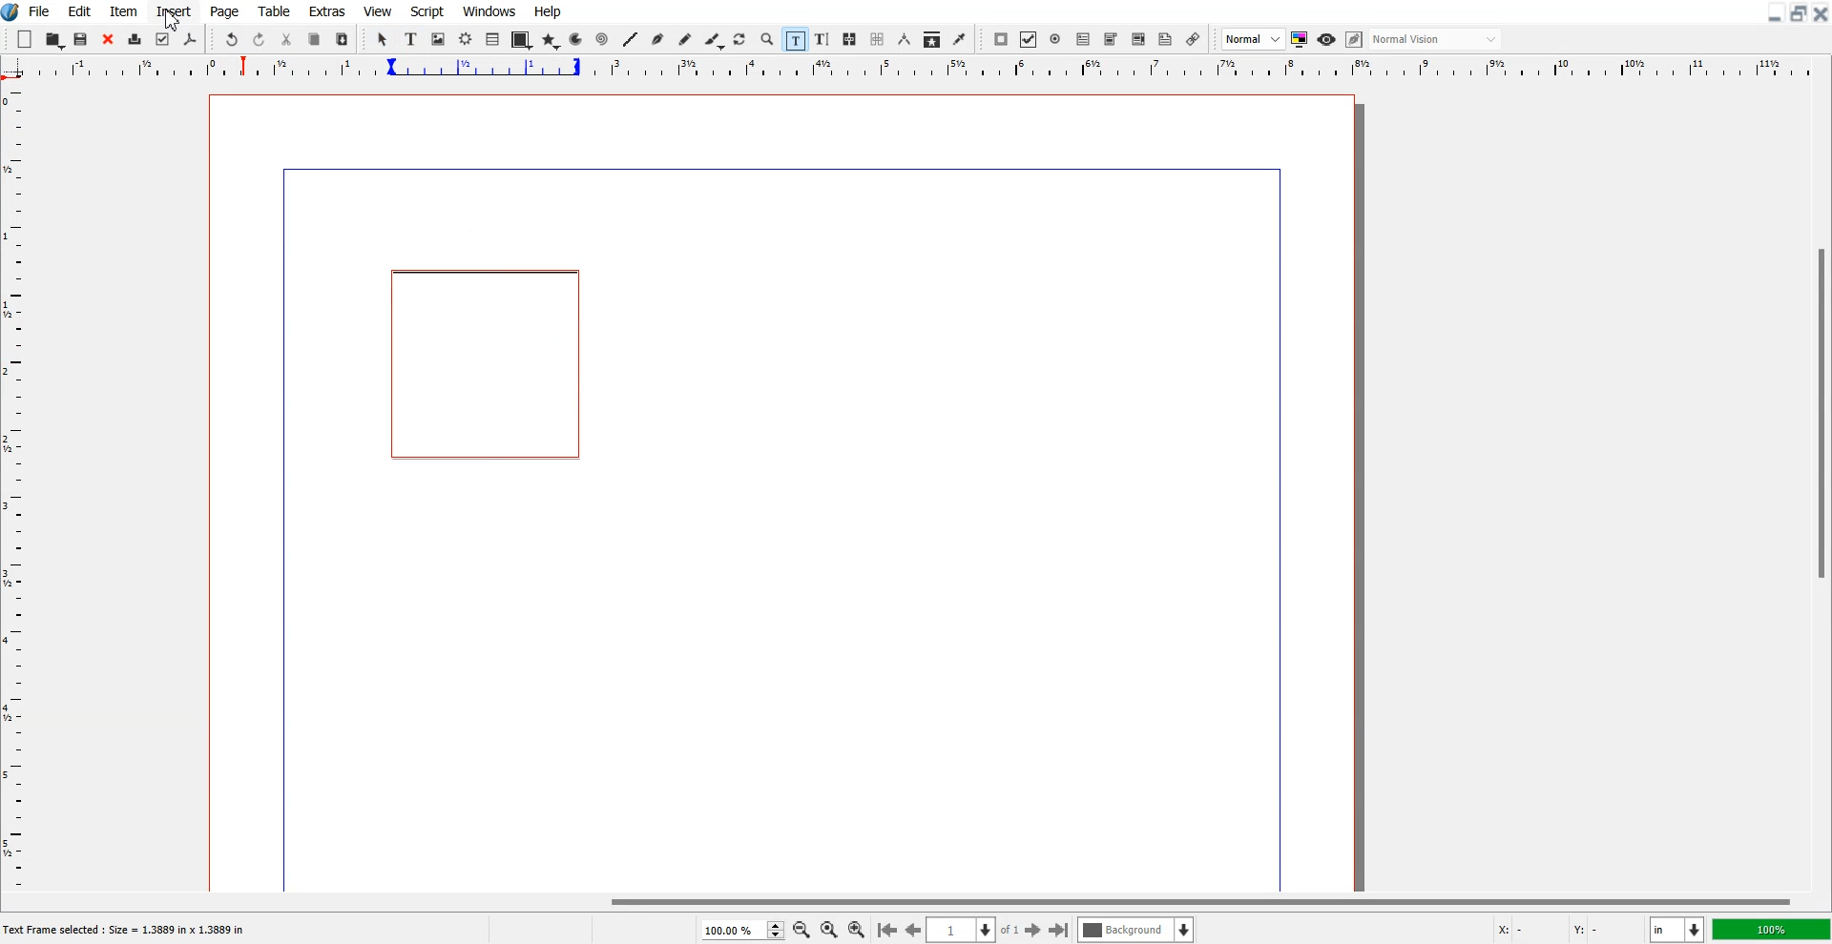  I want to click on Edit content of frame, so click(795, 39).